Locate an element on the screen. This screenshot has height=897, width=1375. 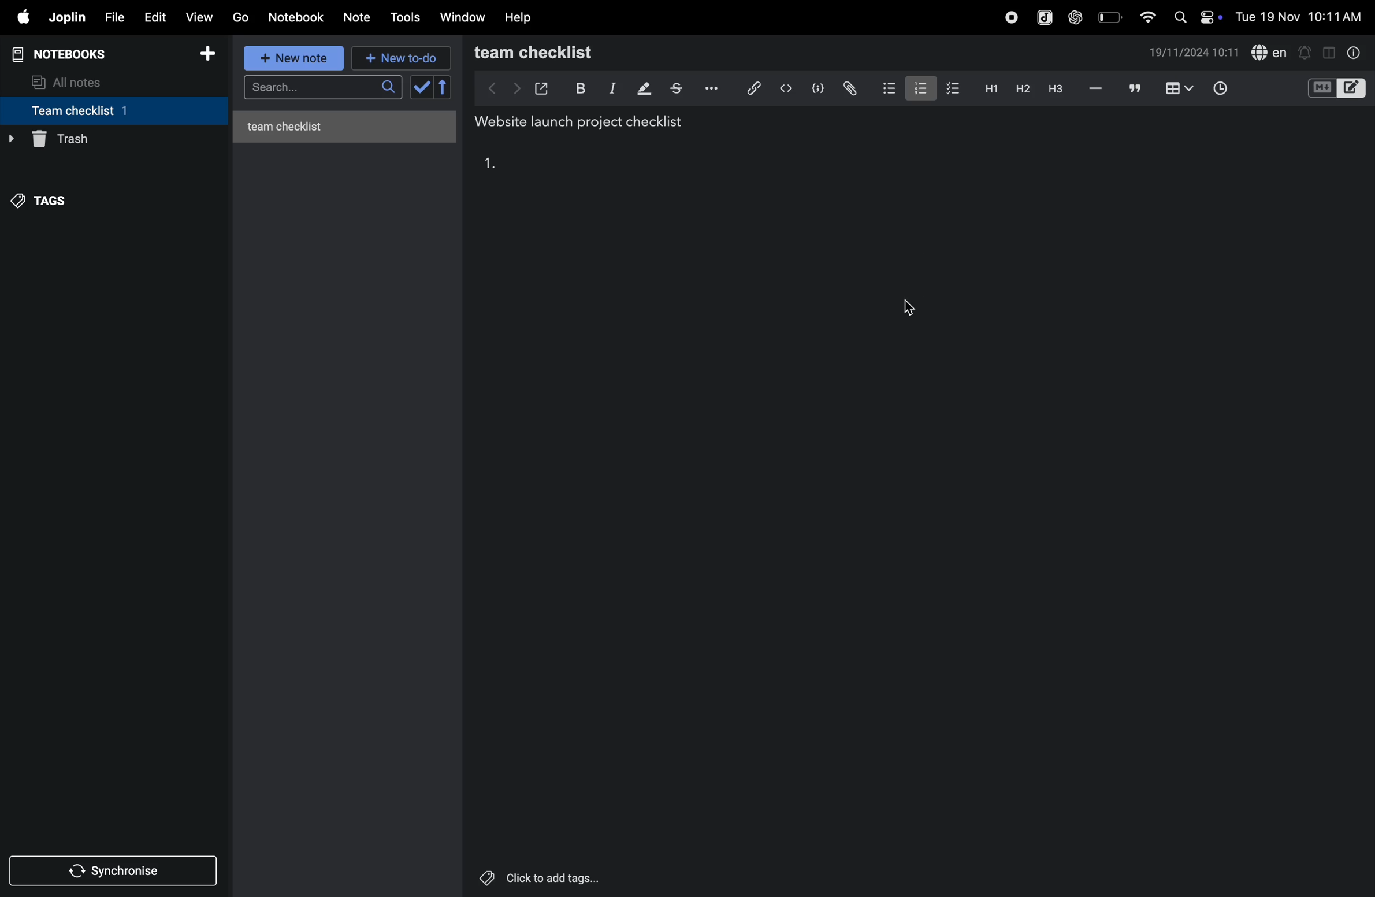
go is located at coordinates (240, 18).